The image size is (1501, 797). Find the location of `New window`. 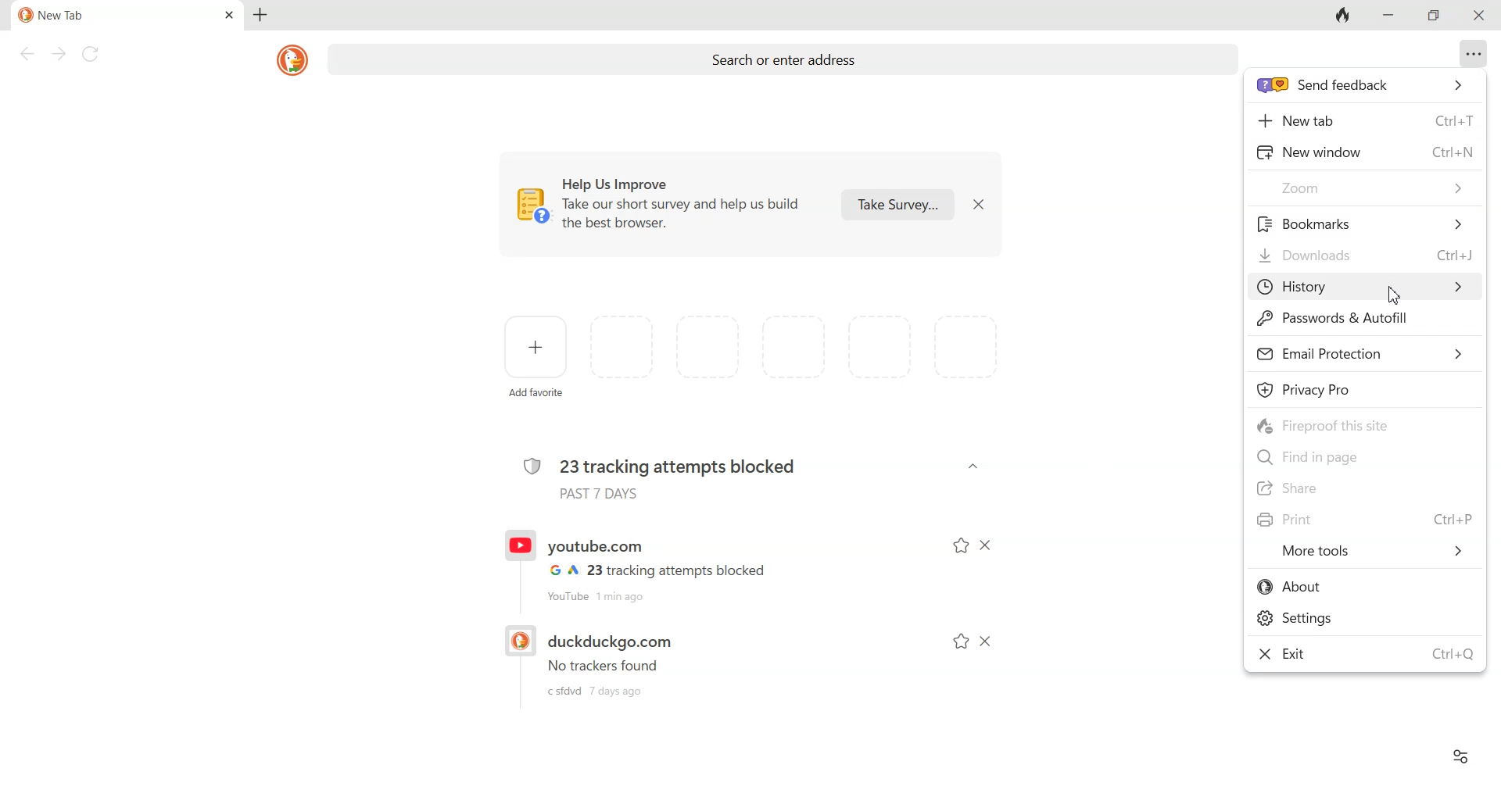

New window is located at coordinates (1365, 150).